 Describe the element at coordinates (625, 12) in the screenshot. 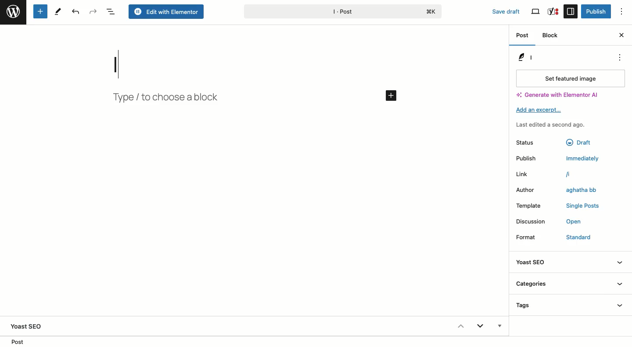

I see `Options` at that location.